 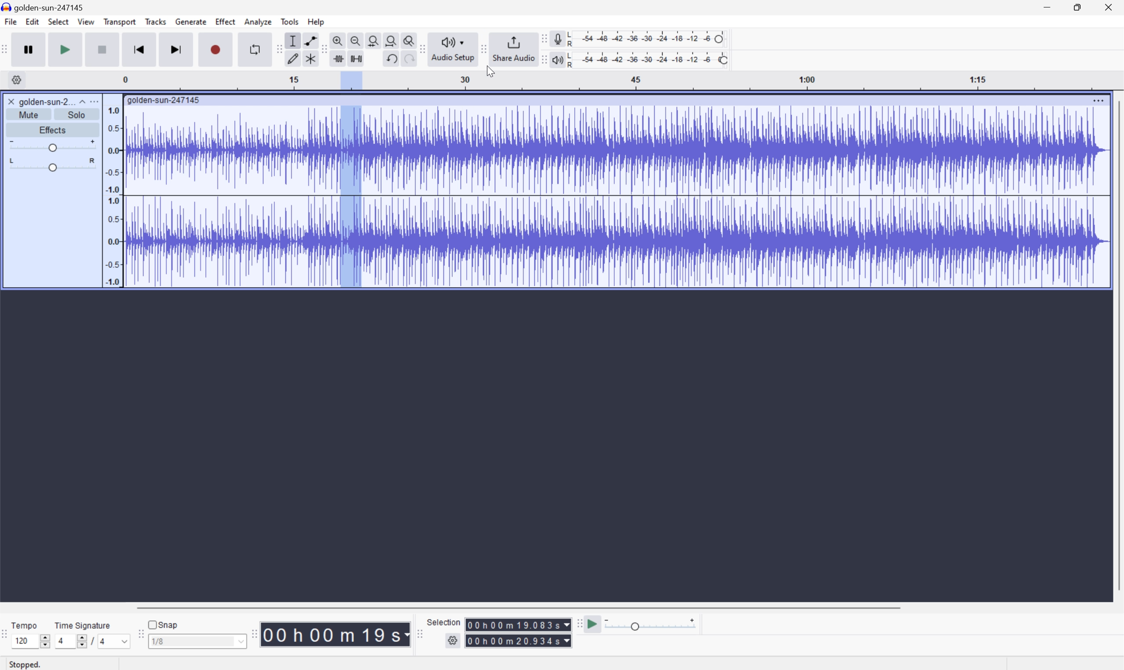 What do you see at coordinates (294, 57) in the screenshot?
I see `Draw style` at bounding box center [294, 57].